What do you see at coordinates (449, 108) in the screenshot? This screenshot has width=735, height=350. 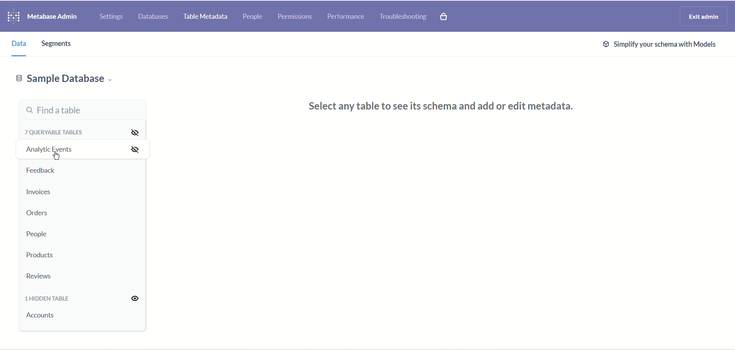 I see `select any table to see its schema and add or edit metadata` at bounding box center [449, 108].